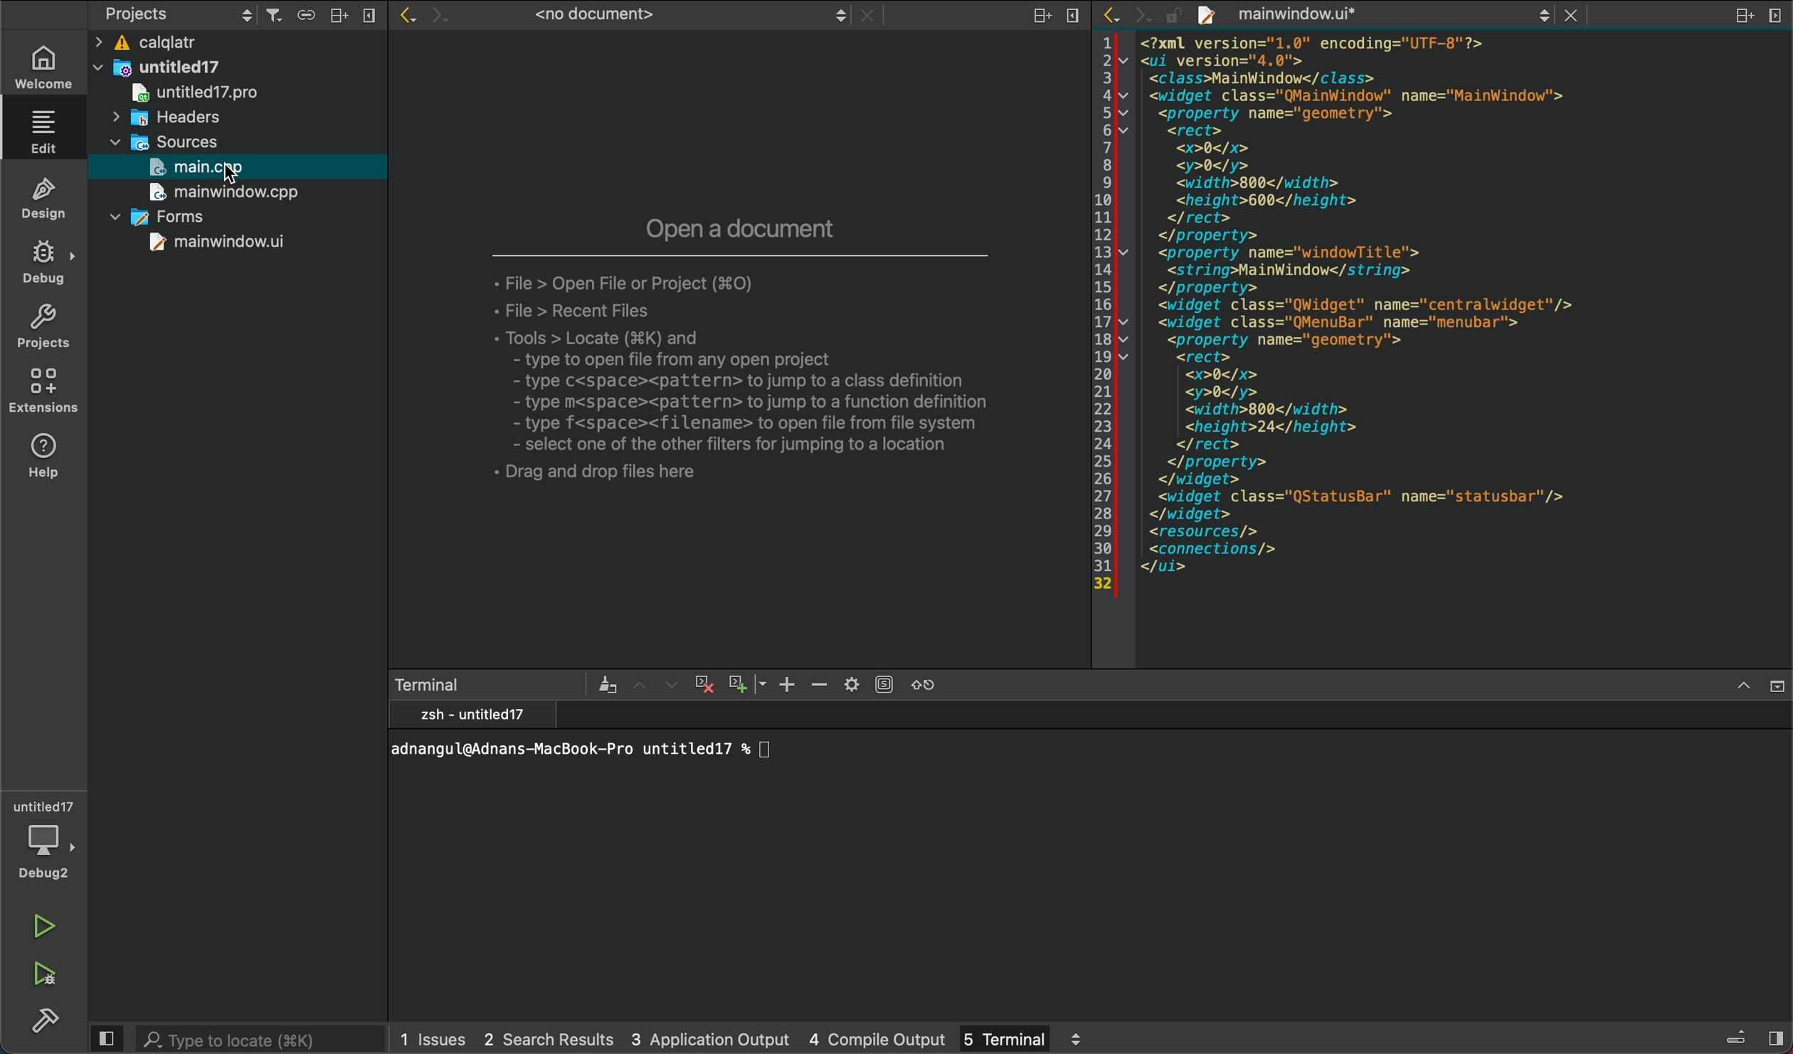  I want to click on remove split, so click(1076, 18).